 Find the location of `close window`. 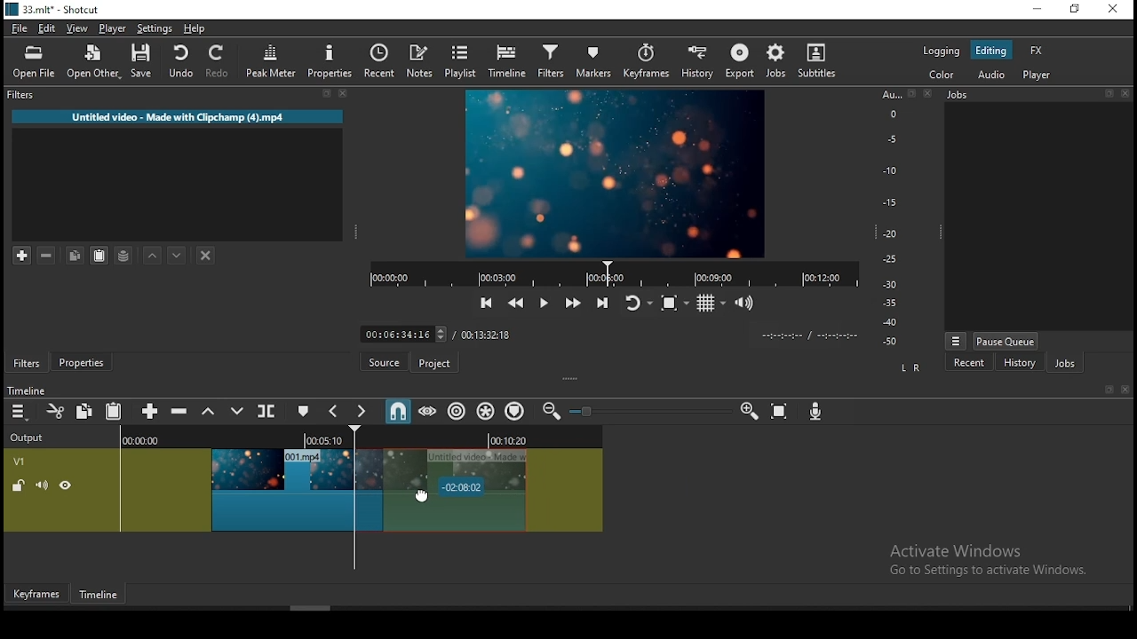

close window is located at coordinates (1112, 10).